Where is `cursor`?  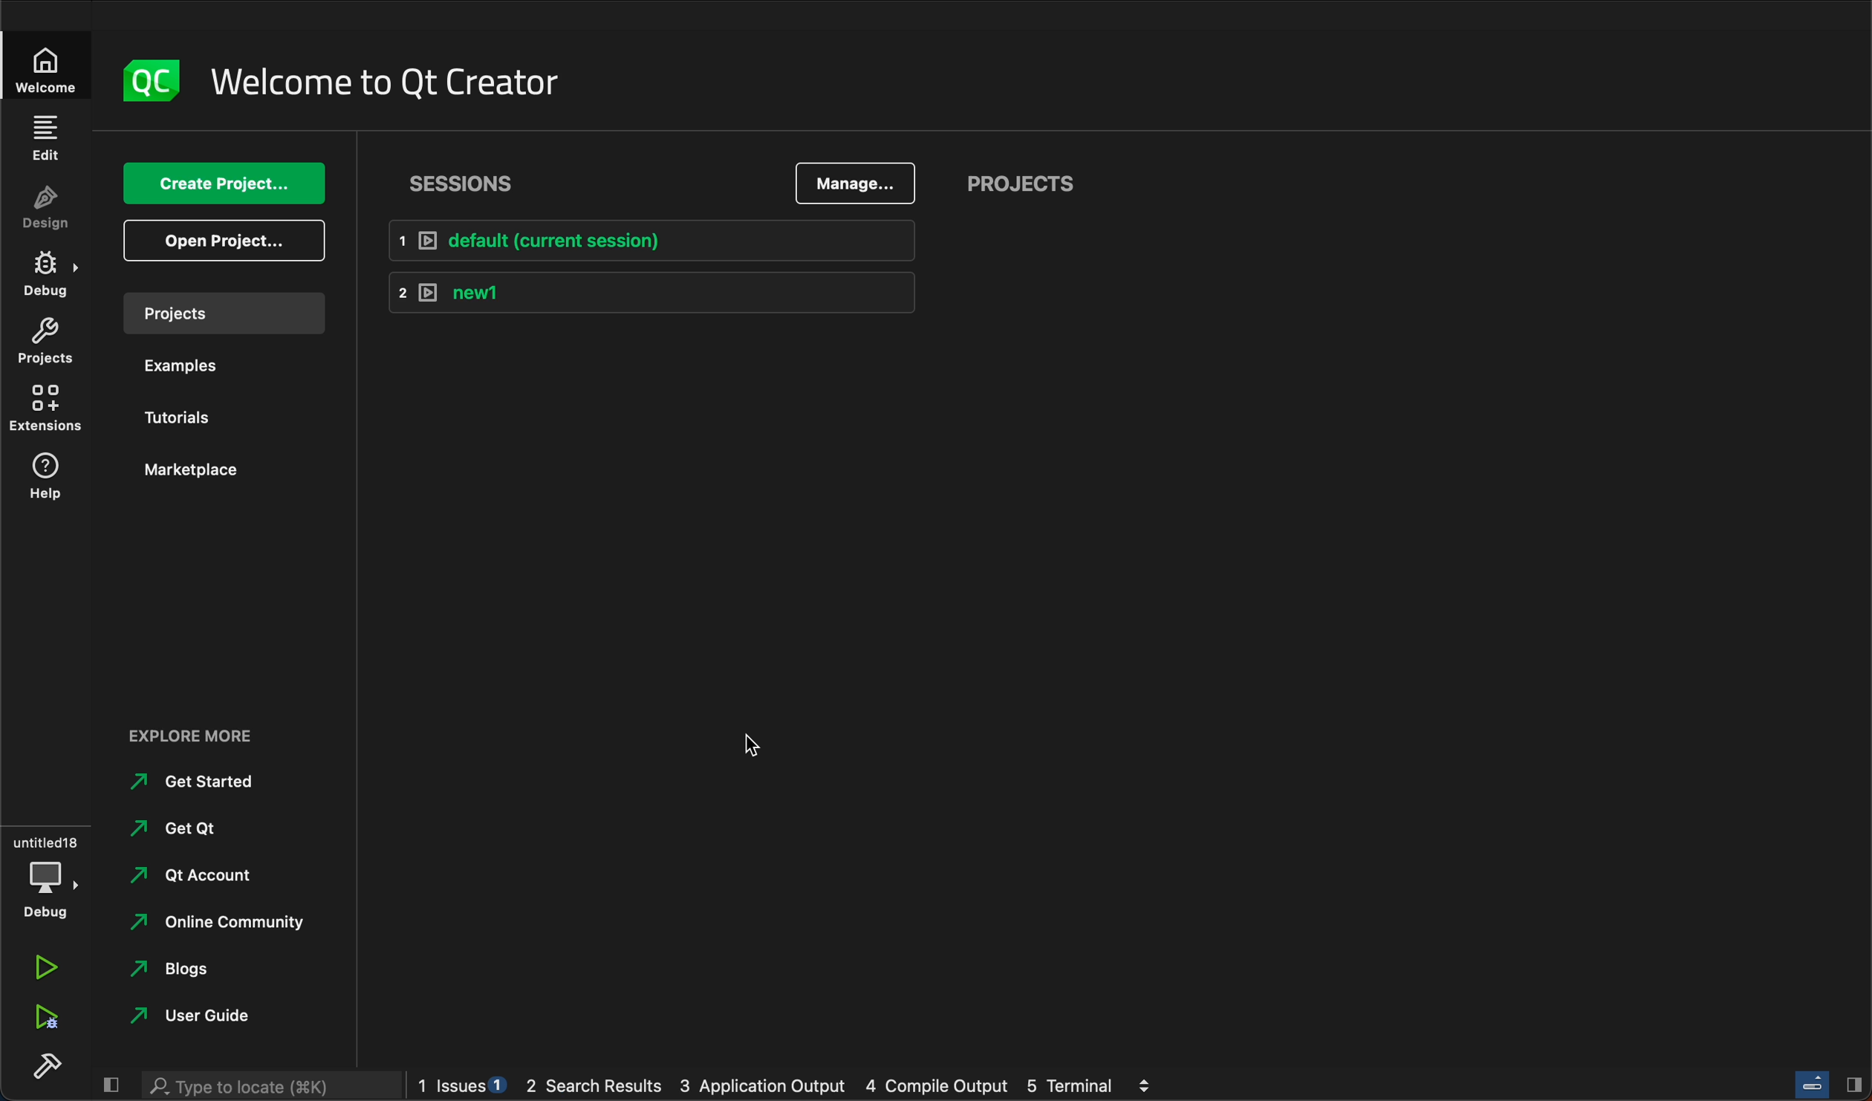
cursor is located at coordinates (750, 742).